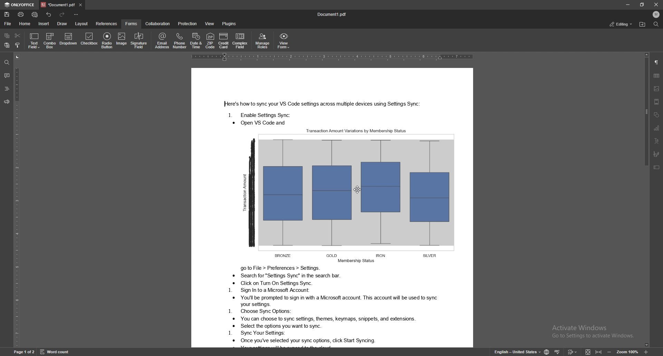  What do you see at coordinates (628, 4) in the screenshot?
I see `minimize` at bounding box center [628, 4].